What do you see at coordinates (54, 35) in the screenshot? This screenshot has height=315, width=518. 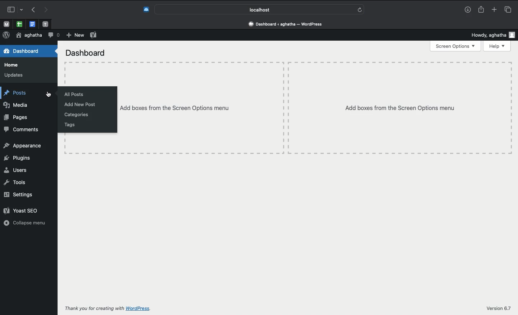 I see `Comment` at bounding box center [54, 35].